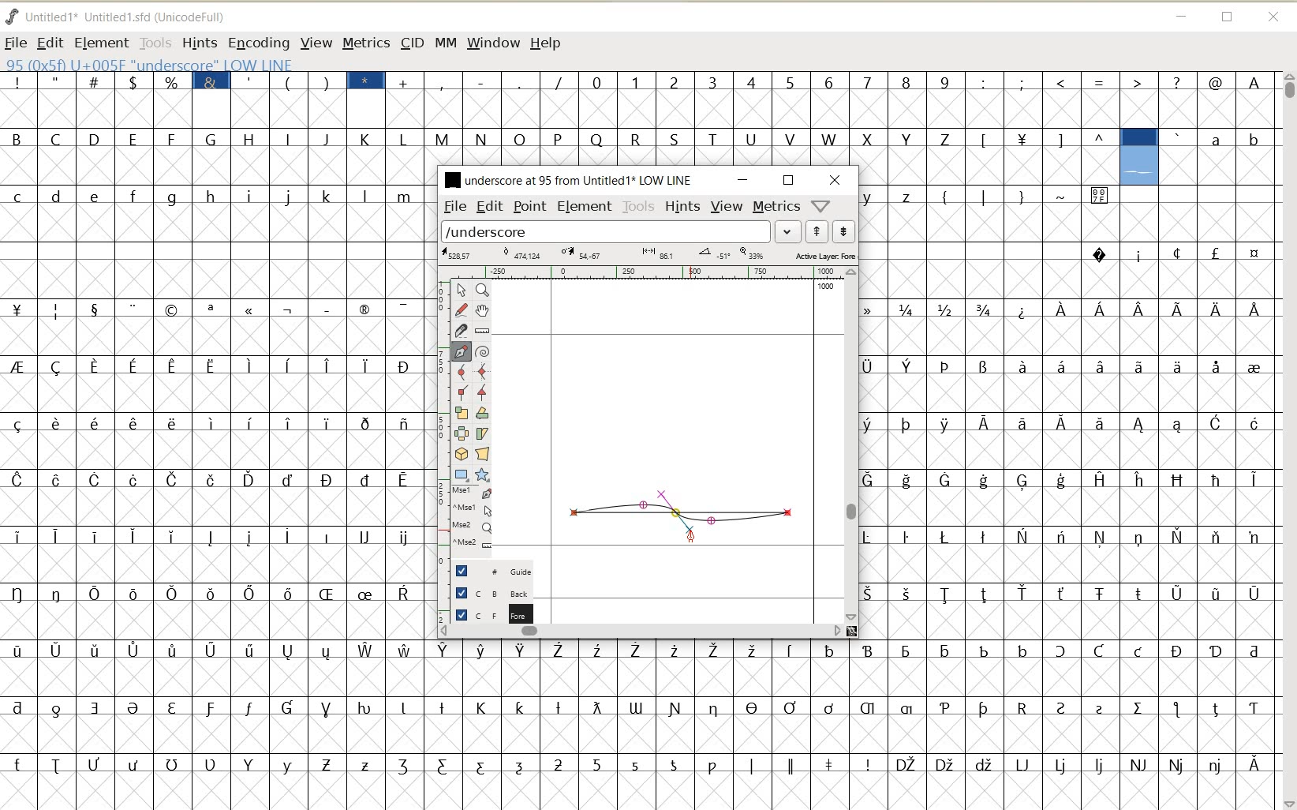  What do you see at coordinates (639, 207) in the screenshot?
I see `TOOLS` at bounding box center [639, 207].